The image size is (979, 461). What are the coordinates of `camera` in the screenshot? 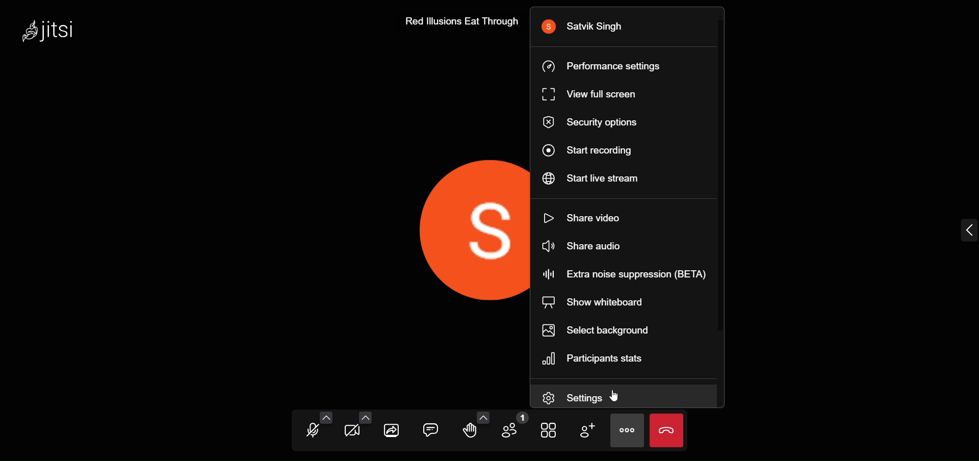 It's located at (351, 433).